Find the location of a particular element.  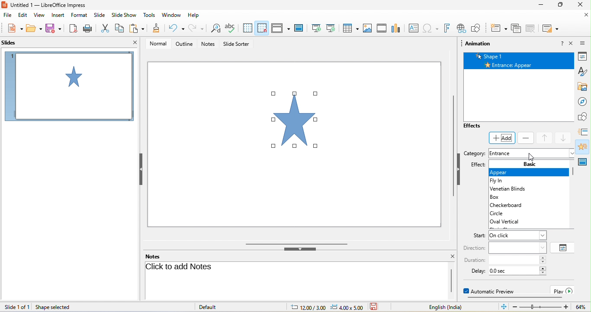

normal is located at coordinates (160, 45).